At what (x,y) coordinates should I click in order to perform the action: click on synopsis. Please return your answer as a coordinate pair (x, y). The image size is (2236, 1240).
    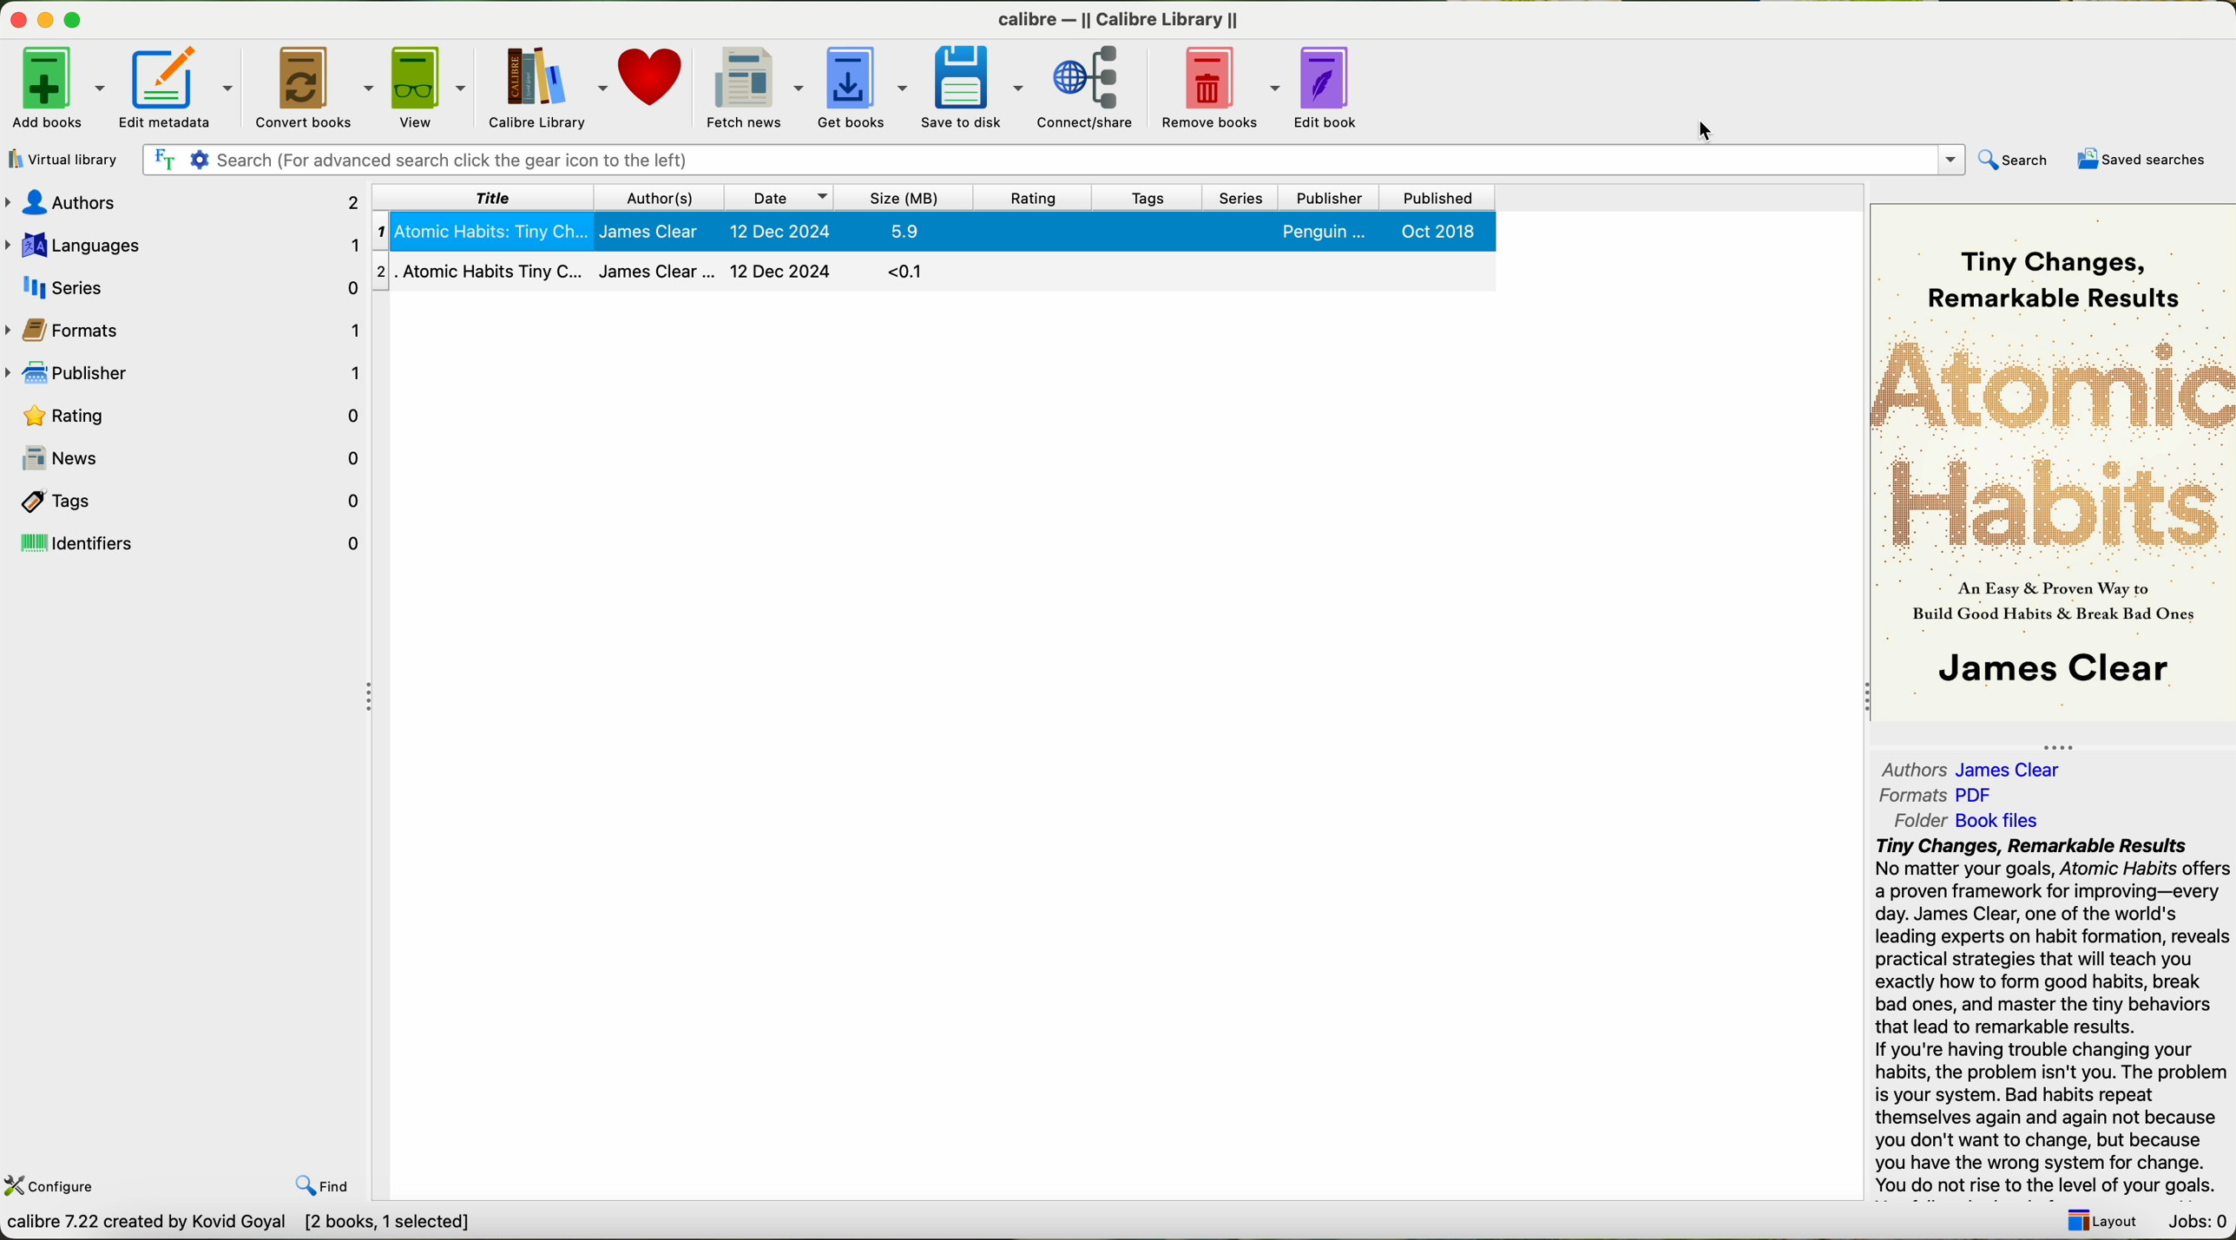
    Looking at the image, I should click on (2055, 1021).